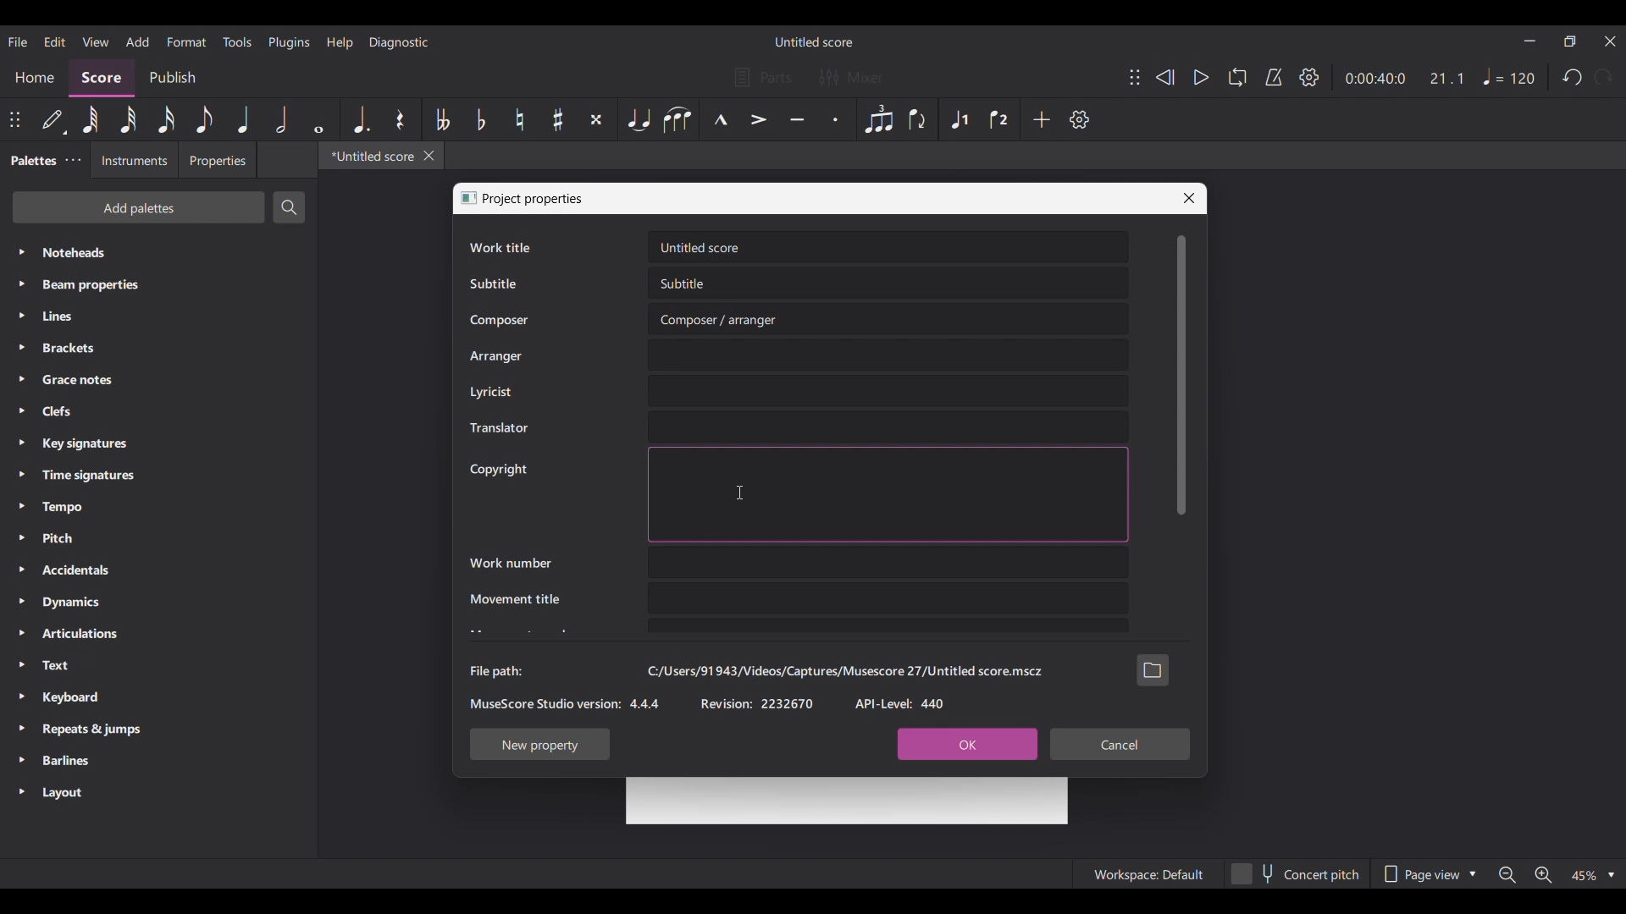  I want to click on Tenuto, so click(798, 119).